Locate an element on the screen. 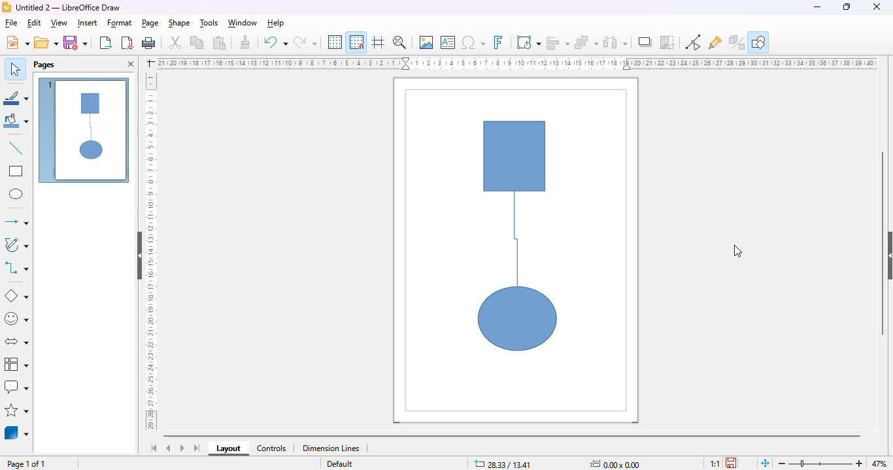  redo is located at coordinates (305, 43).